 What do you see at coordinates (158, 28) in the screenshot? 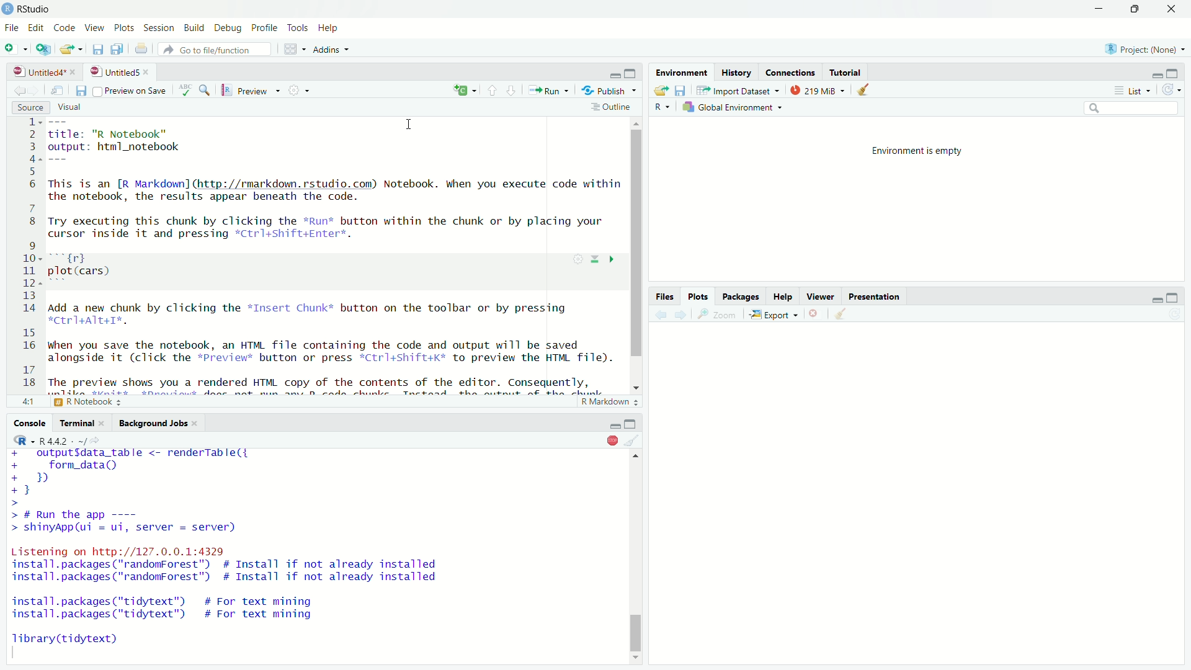
I see `Session` at bounding box center [158, 28].